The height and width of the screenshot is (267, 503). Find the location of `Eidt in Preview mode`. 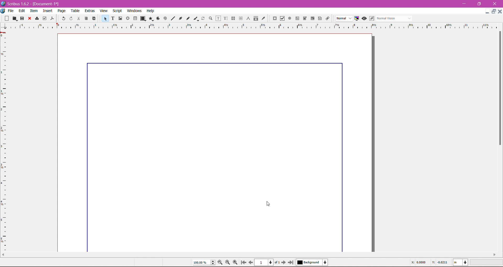

Eidt in Preview mode is located at coordinates (371, 19).